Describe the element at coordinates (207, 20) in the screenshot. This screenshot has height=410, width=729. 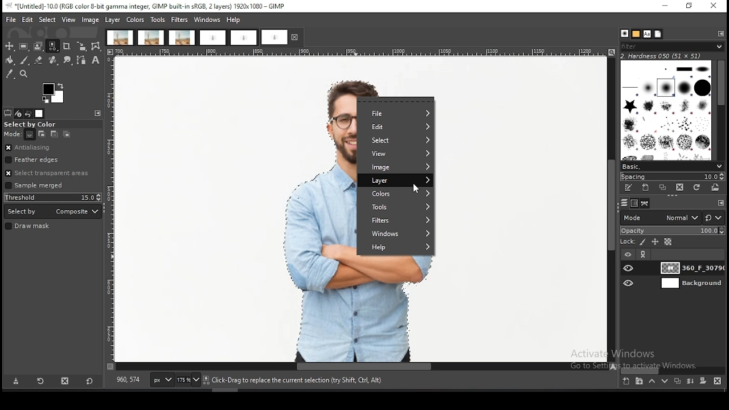
I see `windows` at that location.